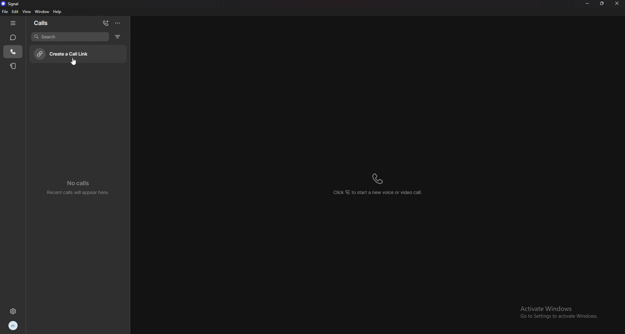  I want to click on stories, so click(14, 66).